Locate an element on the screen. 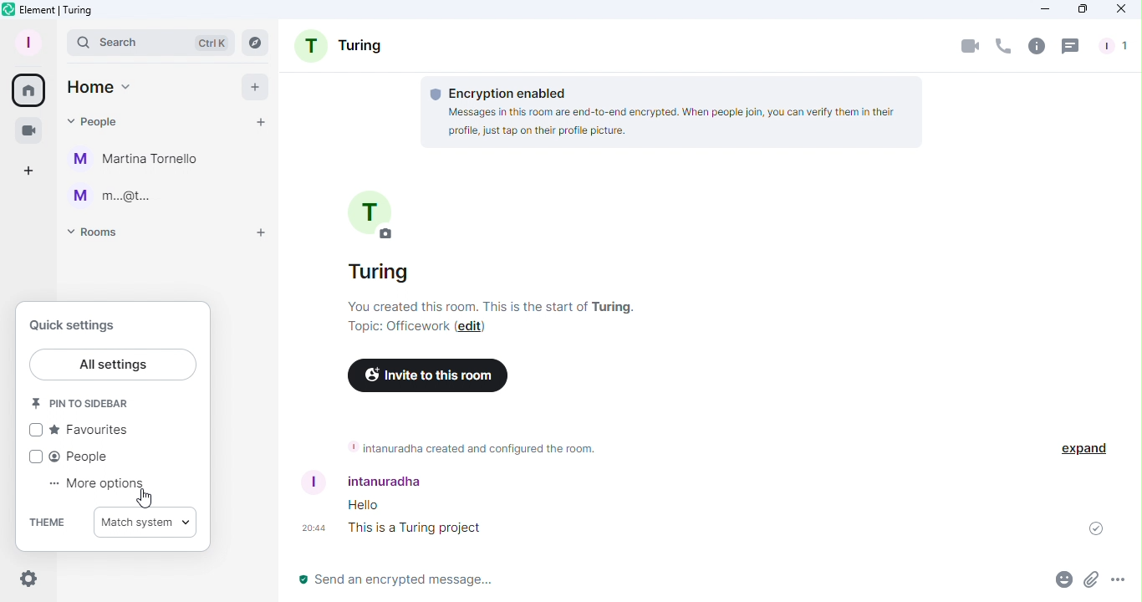  Search bar is located at coordinates (150, 41).